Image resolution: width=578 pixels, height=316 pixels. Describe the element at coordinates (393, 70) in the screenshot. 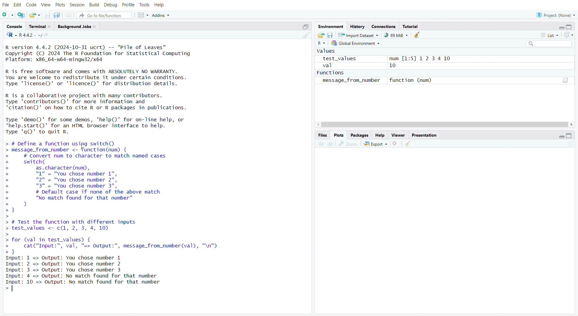

I see `values
test_values num [1:5] 12 3 4 10
val 10

Functions
message_from_number function (num)` at that location.